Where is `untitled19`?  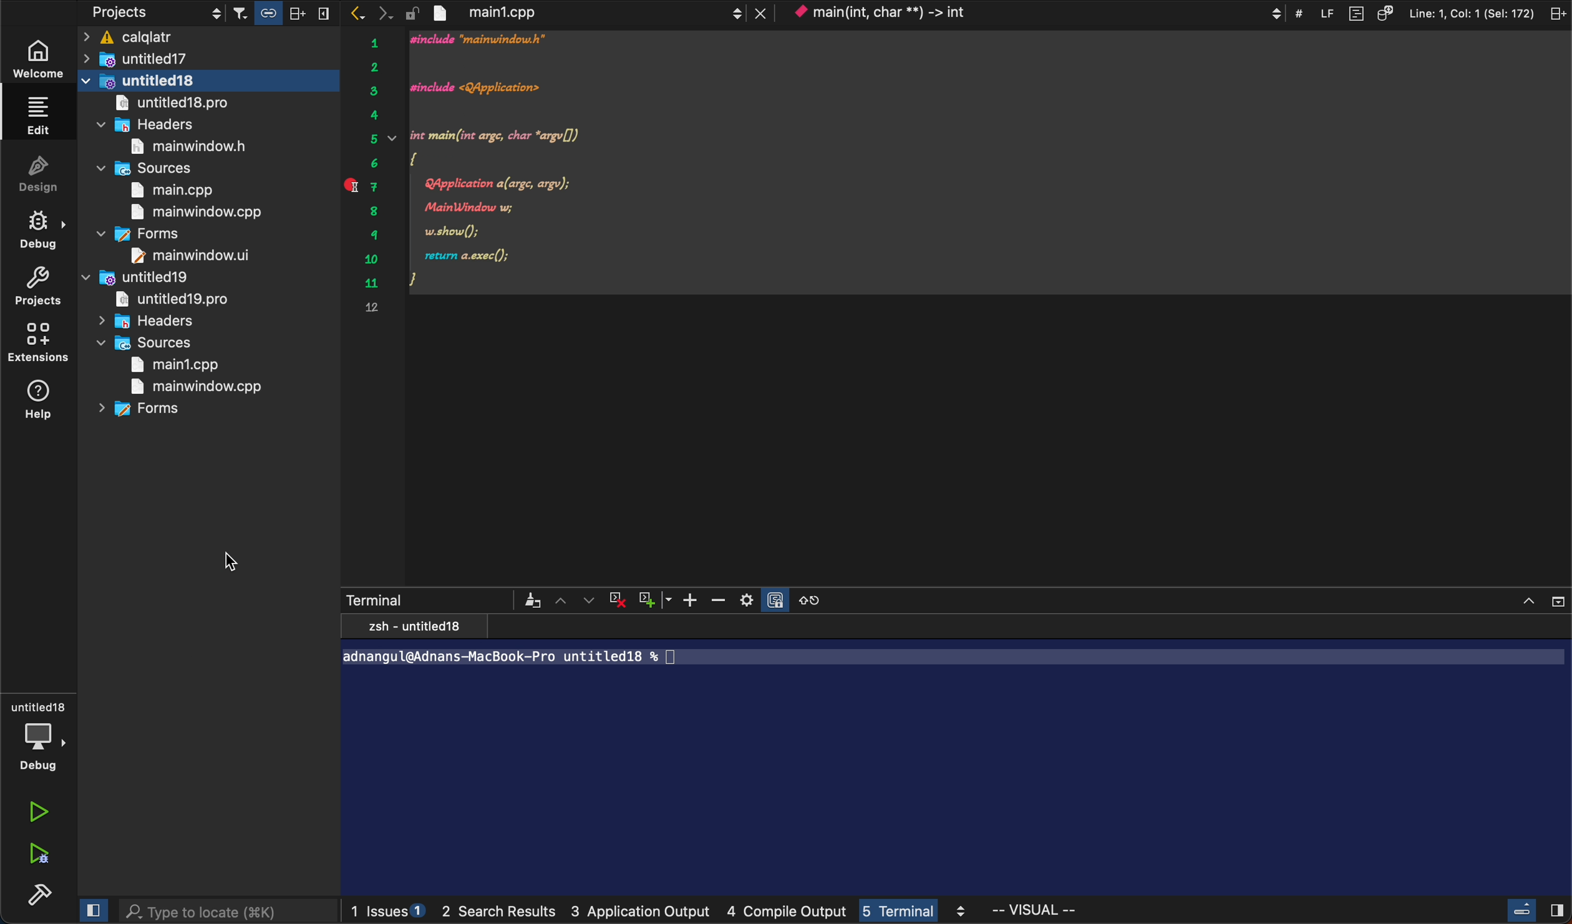 untitled19 is located at coordinates (138, 276).